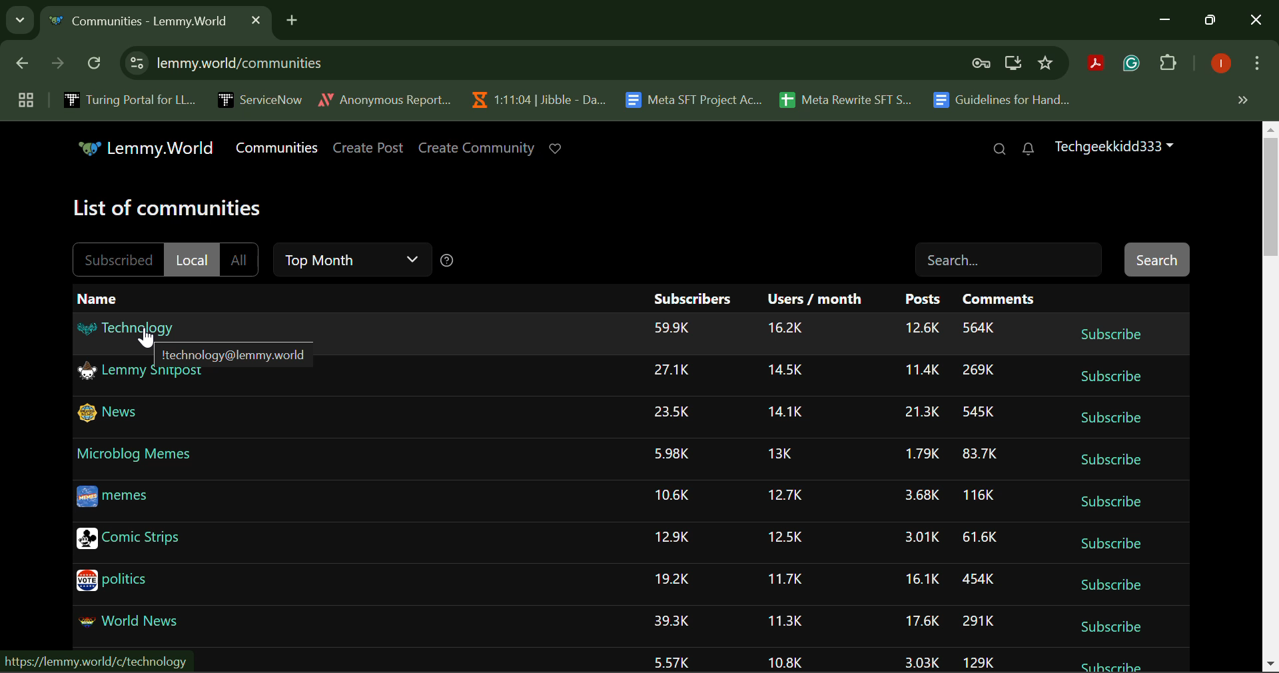  I want to click on ServiceNow, so click(259, 99).